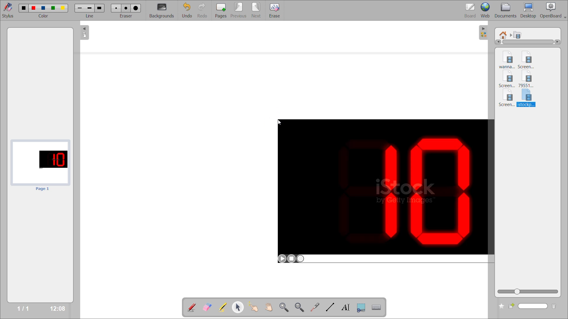 This screenshot has height=319, width=568. I want to click on horizontal scroll bar, so click(528, 43).